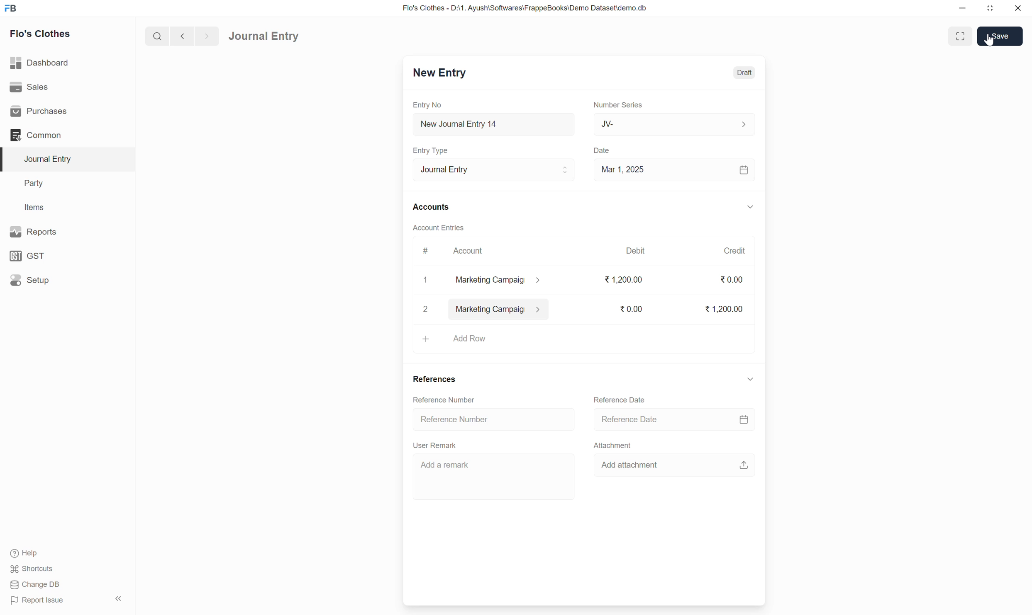 This screenshot has width=1032, height=615. I want to click on Add attachment, so click(636, 465).